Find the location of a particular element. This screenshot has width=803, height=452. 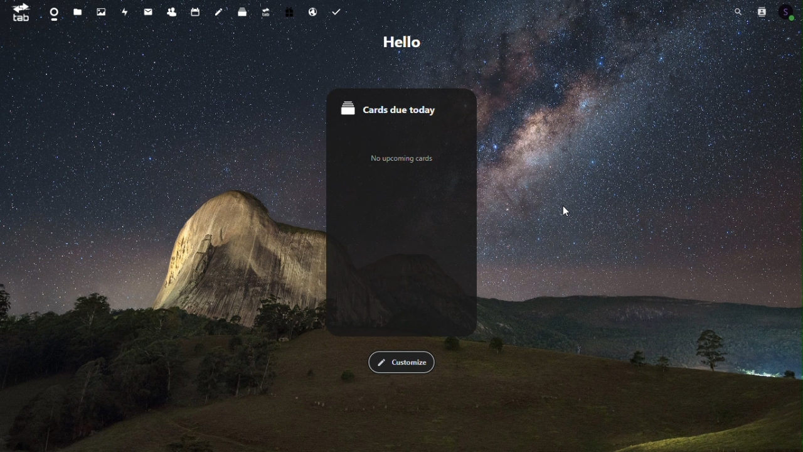

Contacts is located at coordinates (763, 13).